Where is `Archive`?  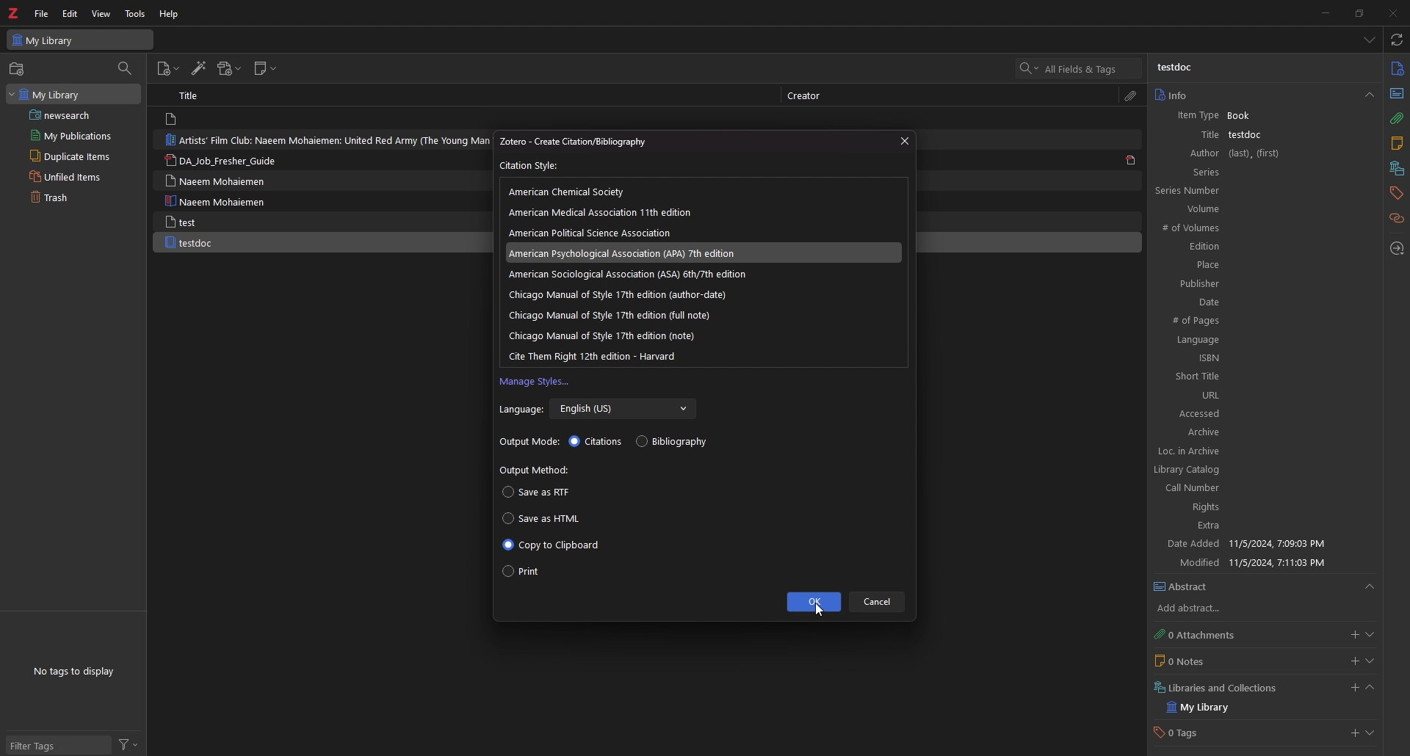 Archive is located at coordinates (1261, 433).